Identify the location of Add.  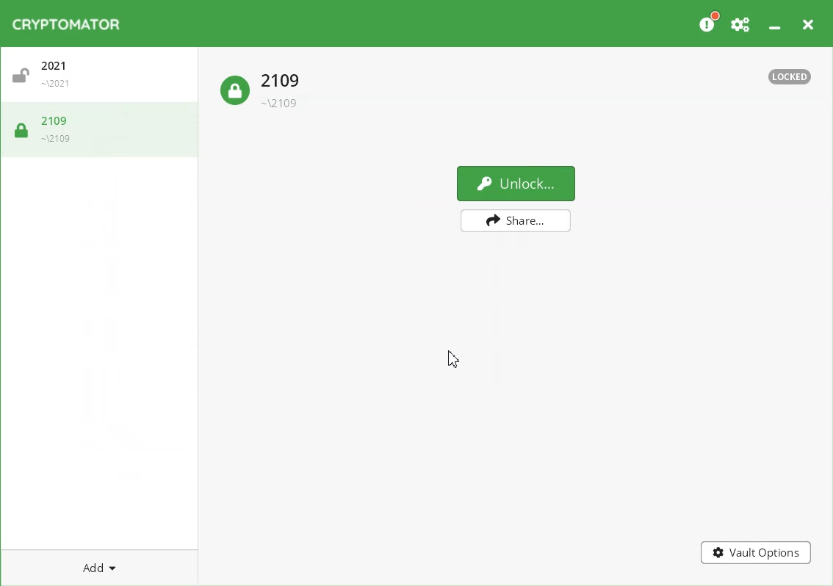
(100, 568).